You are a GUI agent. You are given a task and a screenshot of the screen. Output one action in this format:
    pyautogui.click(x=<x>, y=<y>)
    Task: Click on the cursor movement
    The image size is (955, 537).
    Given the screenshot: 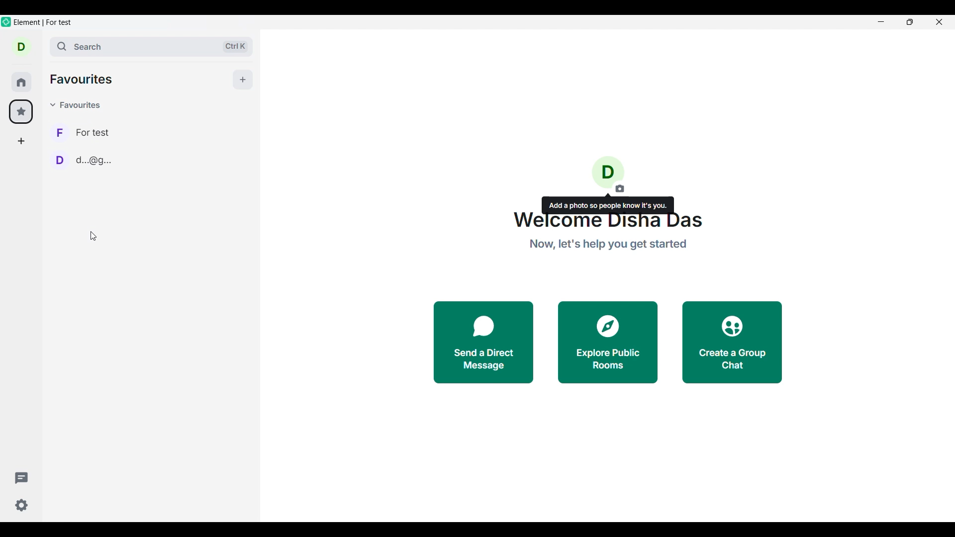 What is the action you would take?
    pyautogui.click(x=95, y=239)
    